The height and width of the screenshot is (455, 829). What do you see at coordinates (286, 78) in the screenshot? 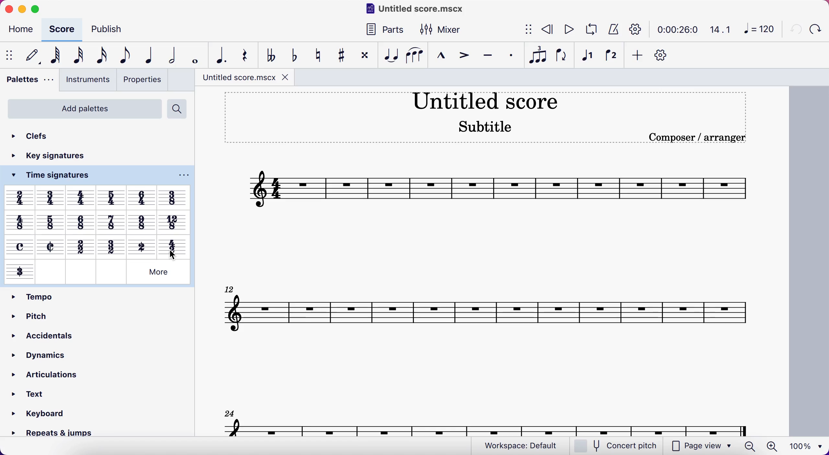
I see `close tab` at bounding box center [286, 78].